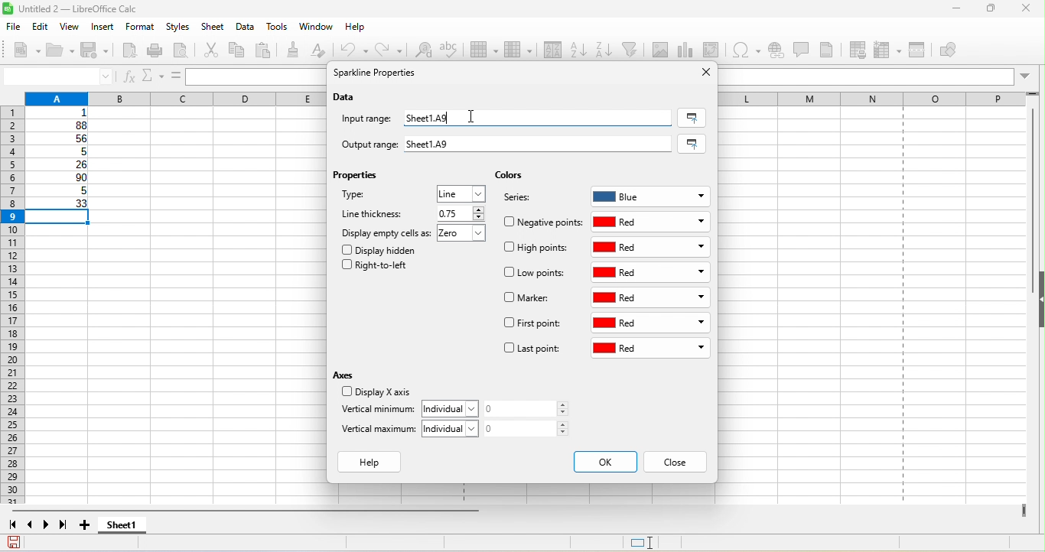 Image resolution: width=1045 pixels, height=552 pixels. What do you see at coordinates (132, 52) in the screenshot?
I see `export directly as pdf` at bounding box center [132, 52].